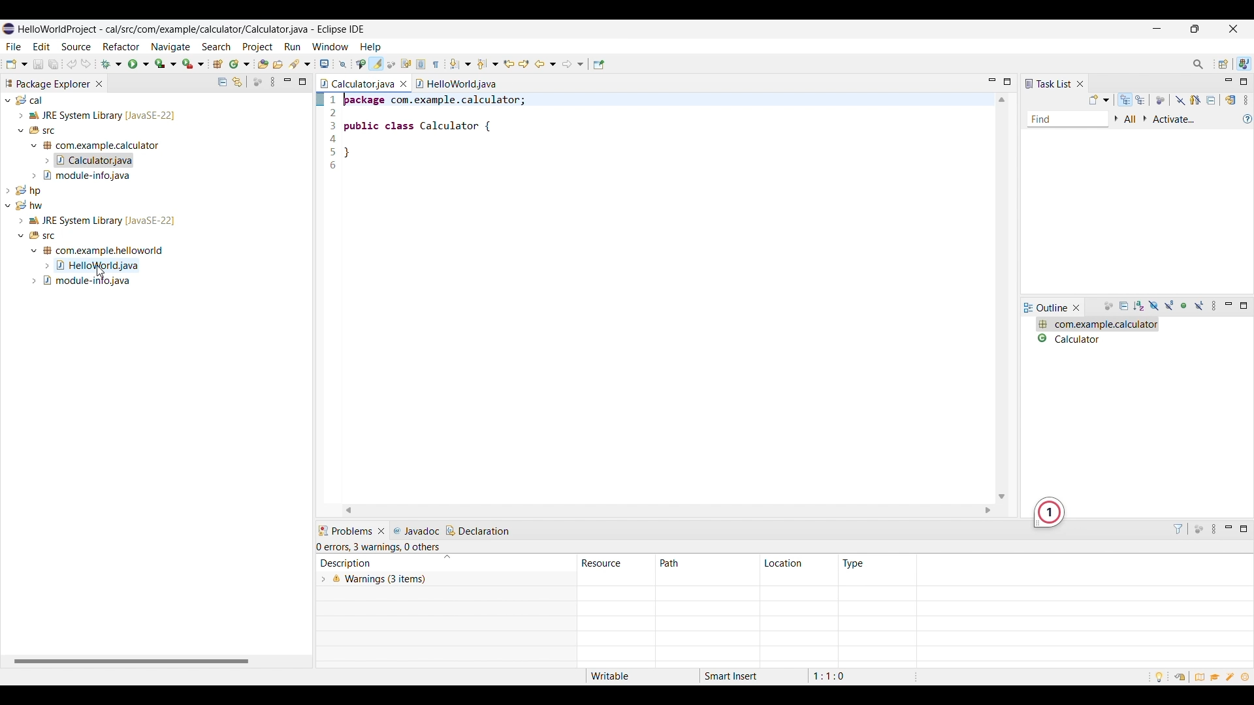  What do you see at coordinates (8, 29) in the screenshot?
I see `Software logo` at bounding box center [8, 29].